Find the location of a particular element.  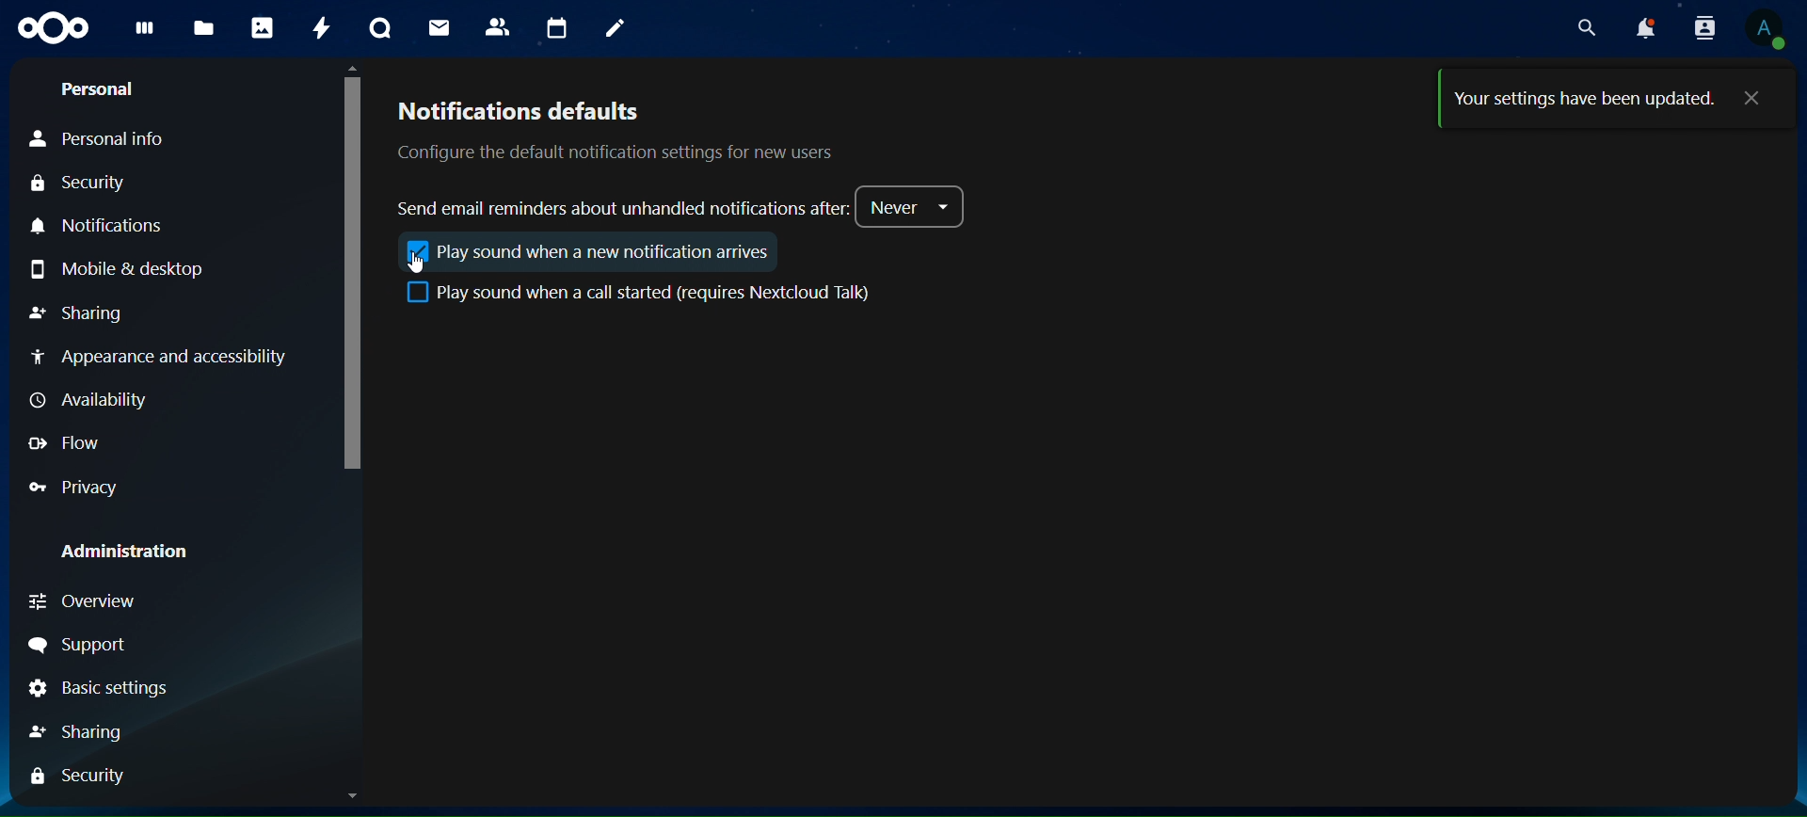

Notifications is located at coordinates (109, 227).